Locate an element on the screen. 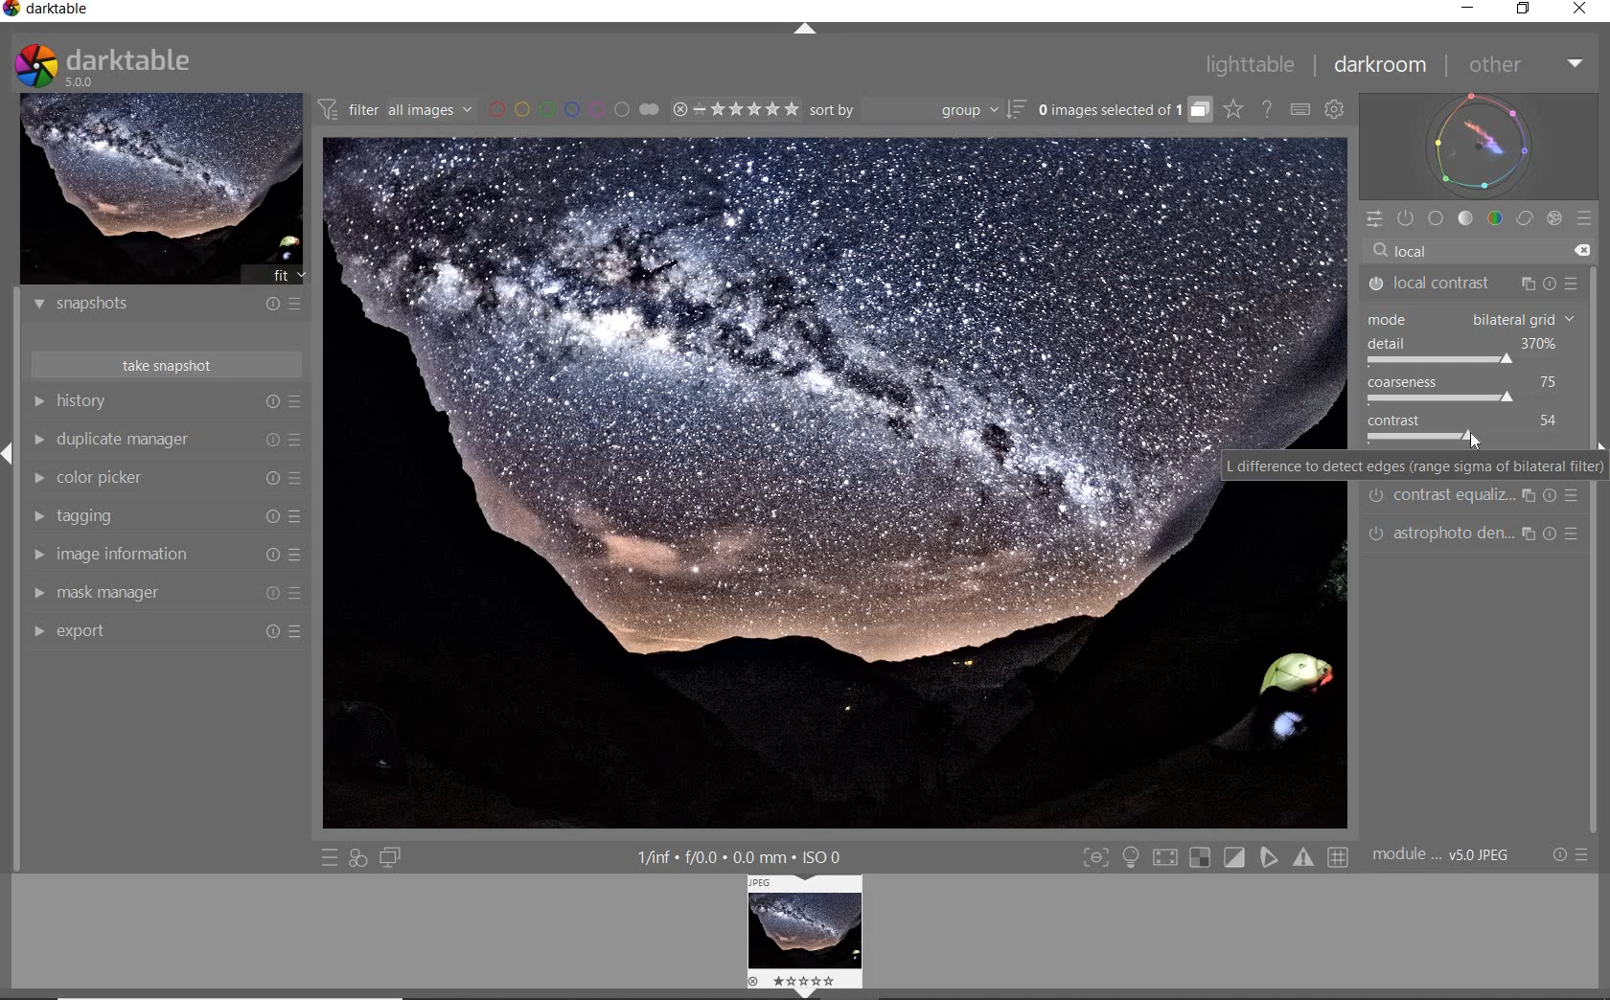  color picker is located at coordinates (111, 477).